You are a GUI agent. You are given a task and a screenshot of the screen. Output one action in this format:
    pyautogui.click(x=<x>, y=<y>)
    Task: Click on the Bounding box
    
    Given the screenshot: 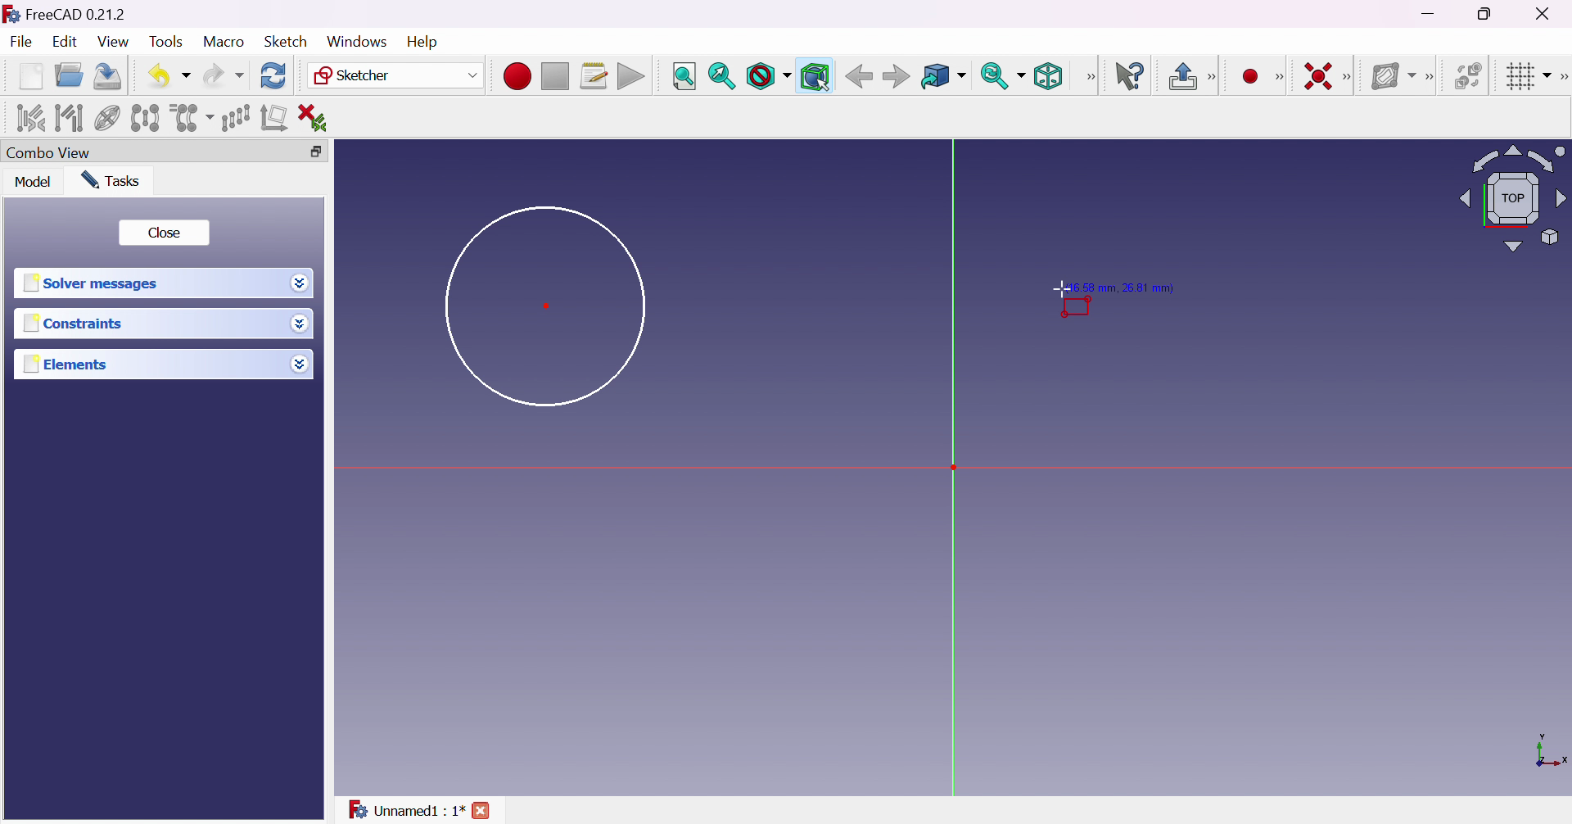 What is the action you would take?
    pyautogui.click(x=816, y=77)
    